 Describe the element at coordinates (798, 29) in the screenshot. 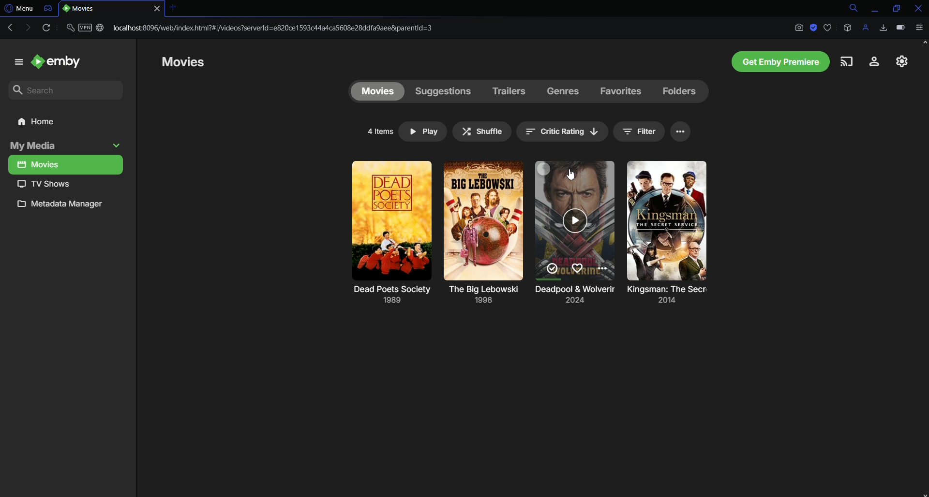

I see `Screenshot` at that location.